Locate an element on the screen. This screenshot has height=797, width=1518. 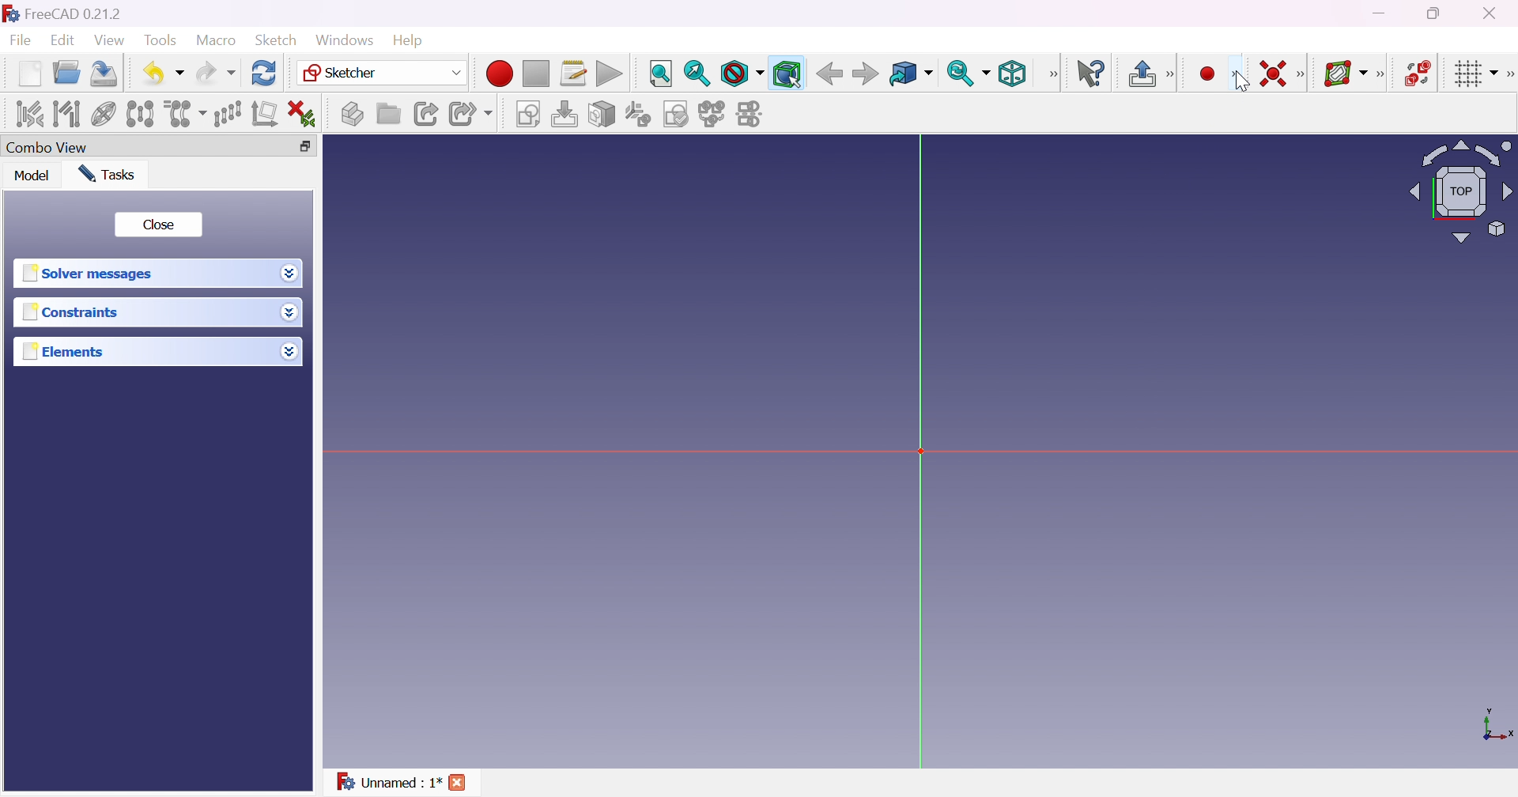
Combo view is located at coordinates (47, 147).